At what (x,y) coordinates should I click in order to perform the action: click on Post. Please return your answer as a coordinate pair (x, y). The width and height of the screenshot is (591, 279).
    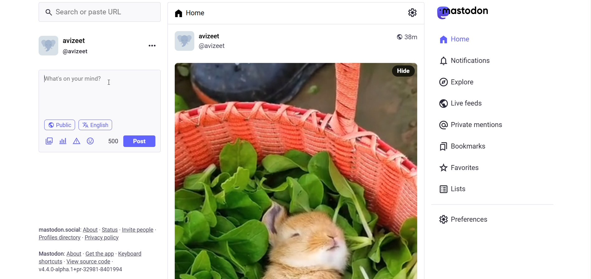
    Looking at the image, I should click on (280, 171).